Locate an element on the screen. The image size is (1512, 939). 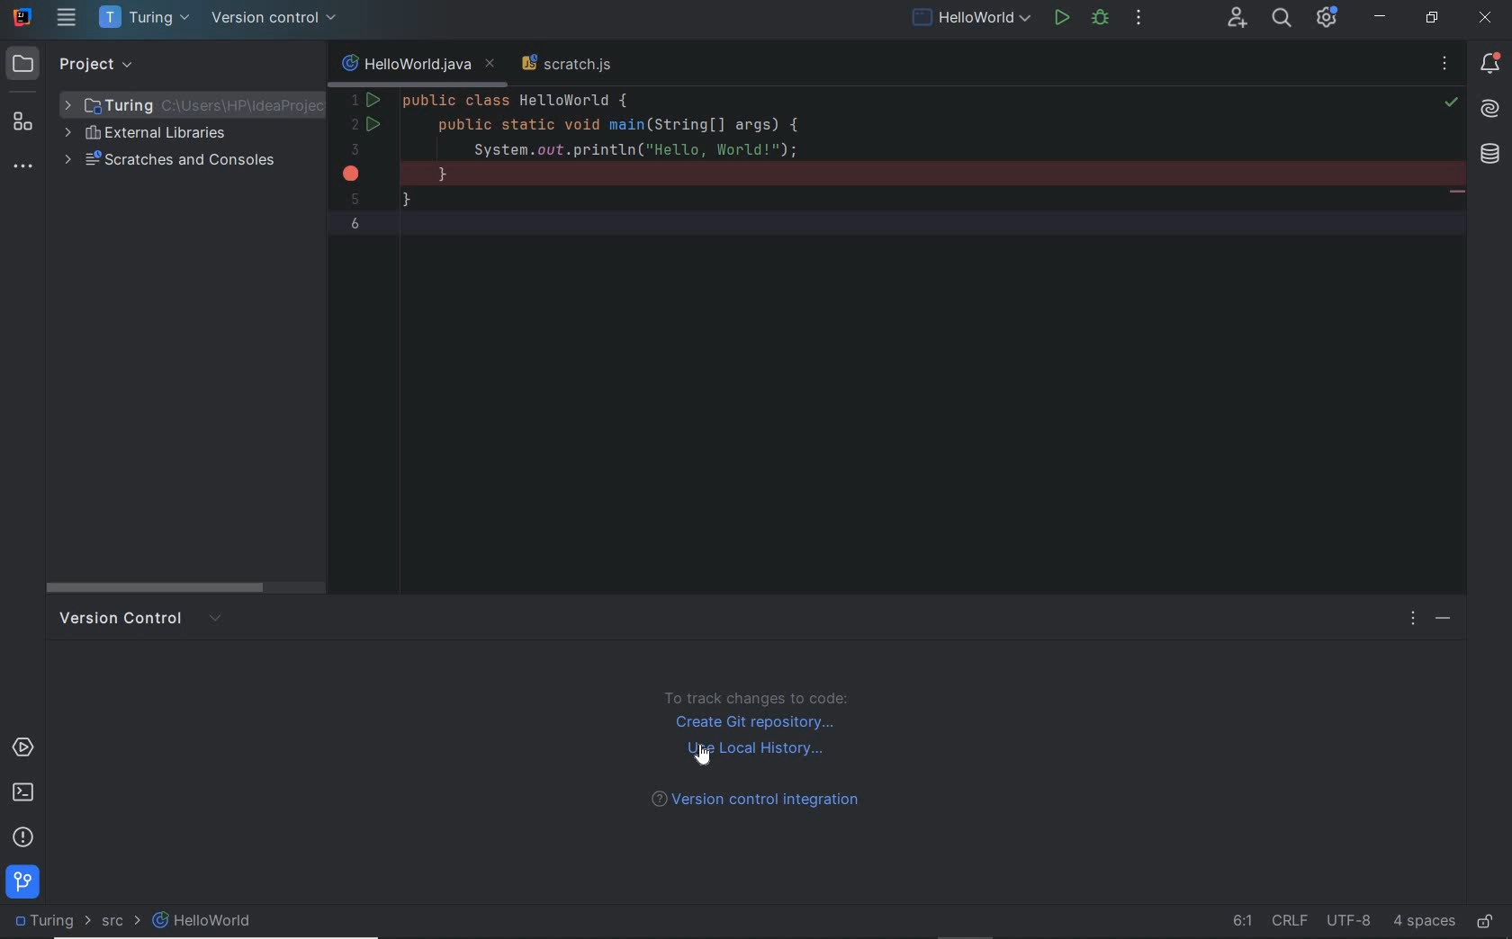
string is located at coordinates (1457, 194).